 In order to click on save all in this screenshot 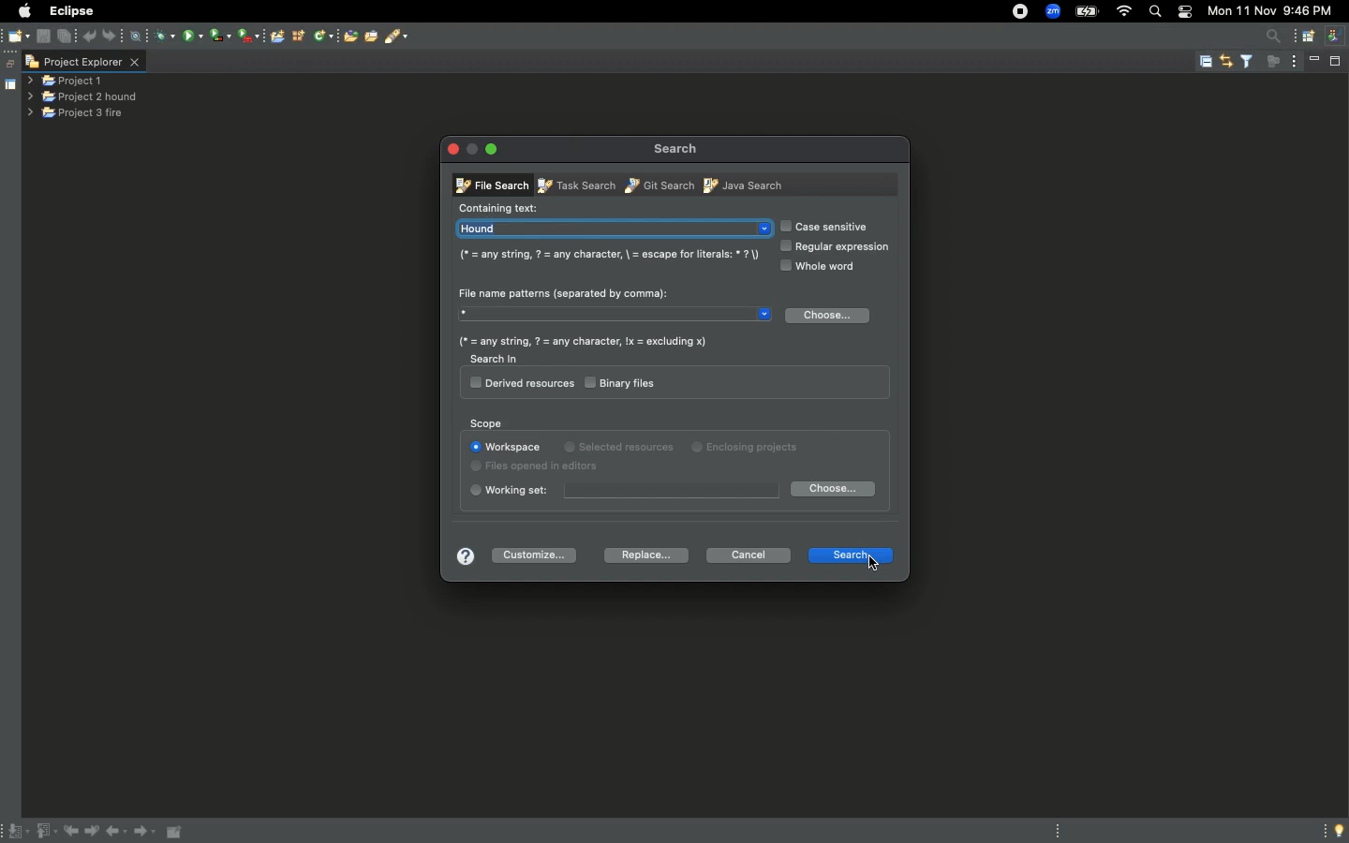, I will do `click(66, 35)`.